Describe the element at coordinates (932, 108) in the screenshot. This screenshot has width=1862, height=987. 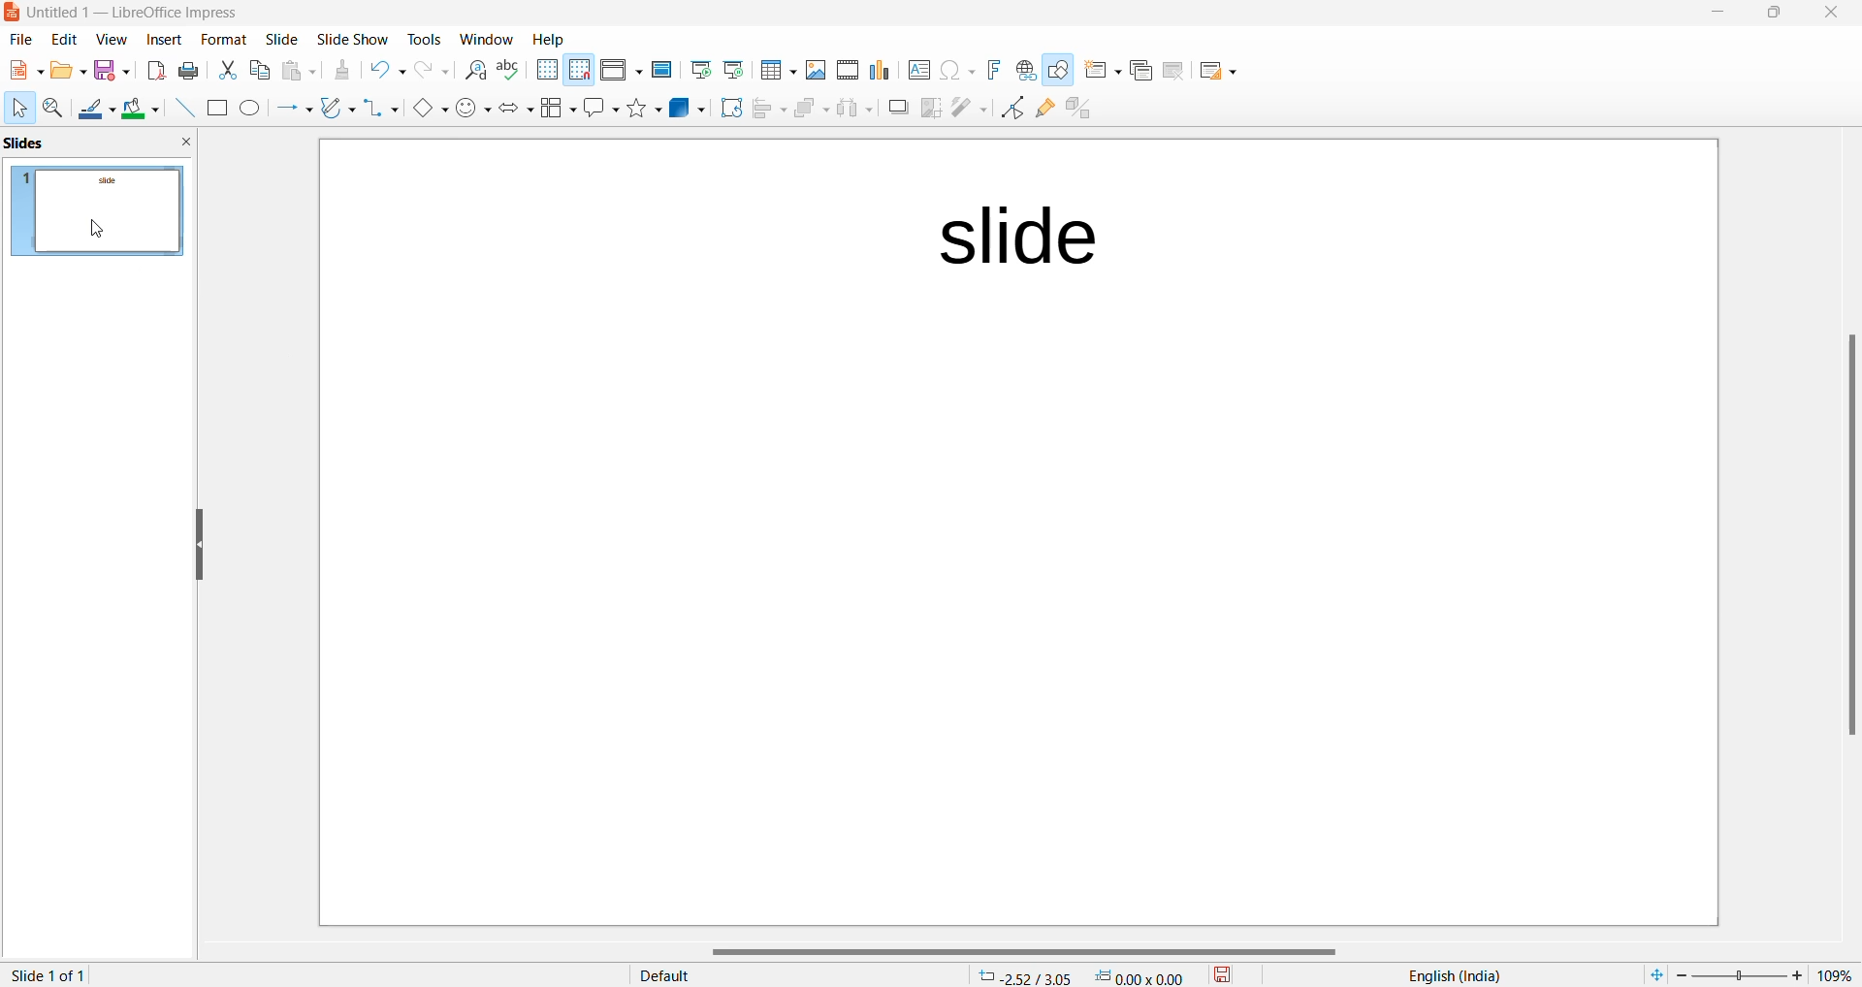
I see `crop image` at that location.